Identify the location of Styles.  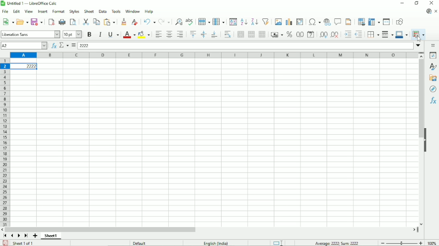
(74, 11).